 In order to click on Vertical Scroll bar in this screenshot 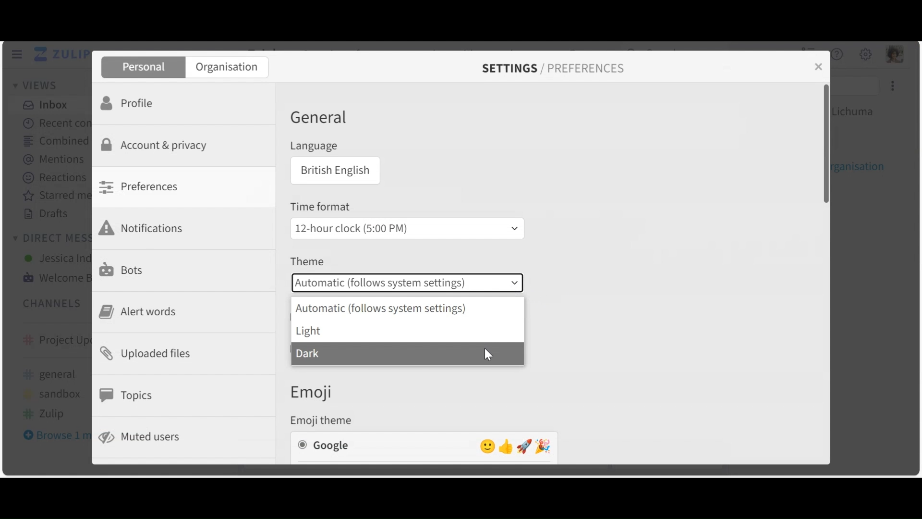, I will do `click(828, 145)`.